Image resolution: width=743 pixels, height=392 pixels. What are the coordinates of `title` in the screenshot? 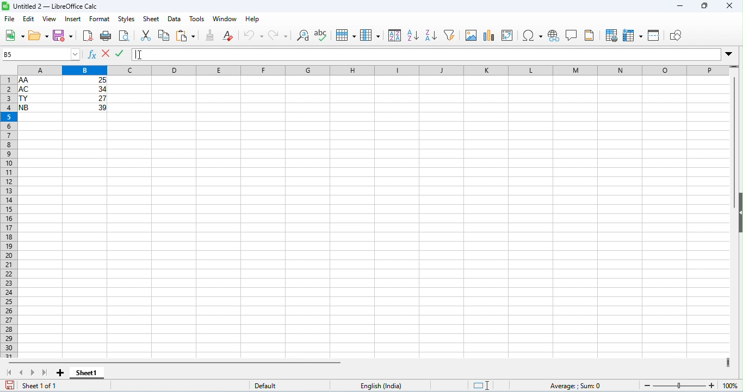 It's located at (50, 6).